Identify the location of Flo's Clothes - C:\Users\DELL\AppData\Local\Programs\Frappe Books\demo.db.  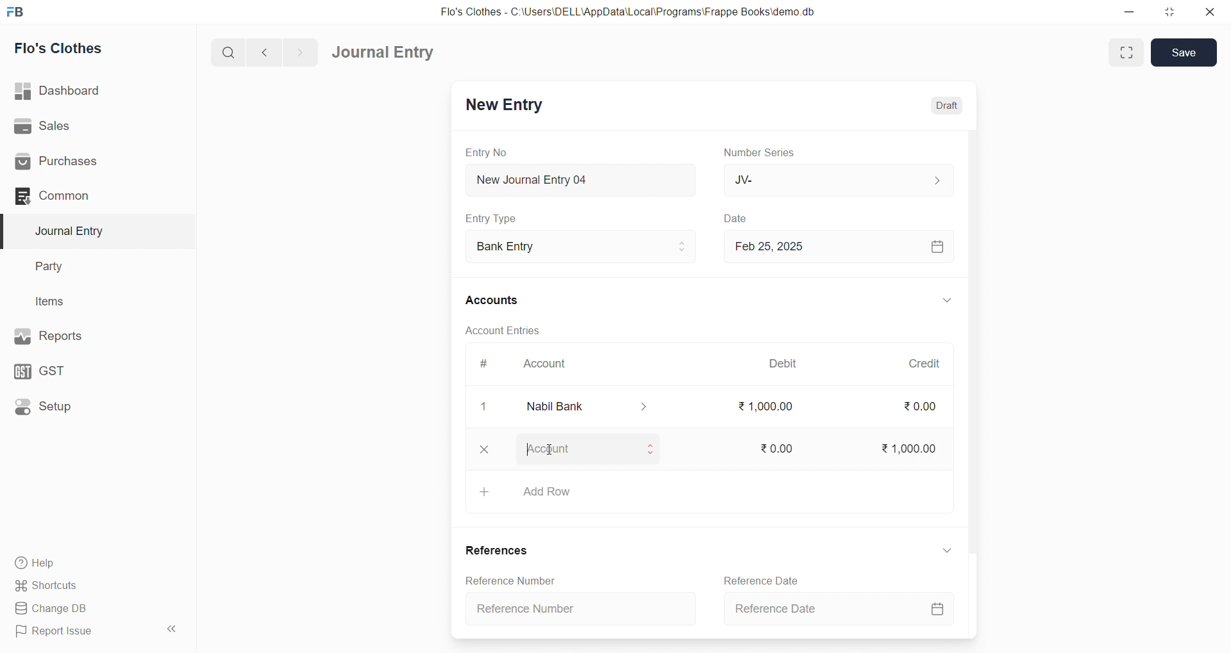
(637, 13).